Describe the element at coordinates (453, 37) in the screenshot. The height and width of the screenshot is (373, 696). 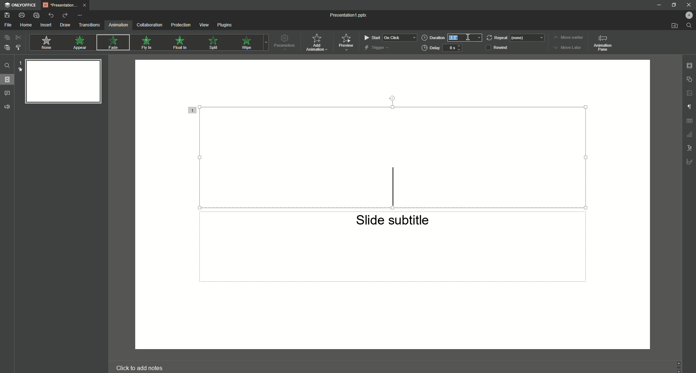
I see `Duration` at that location.